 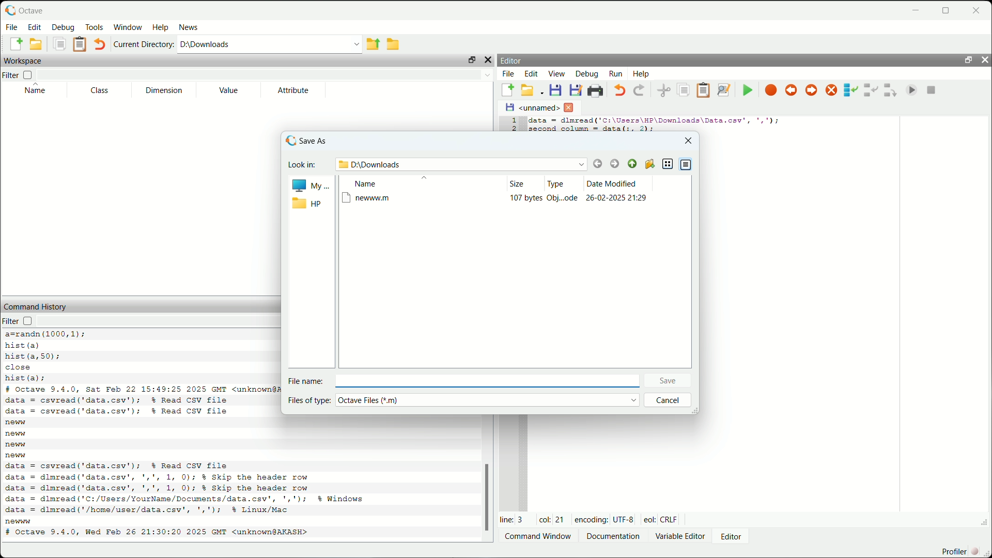 I want to click on open an existing file in editor, so click(x=38, y=44).